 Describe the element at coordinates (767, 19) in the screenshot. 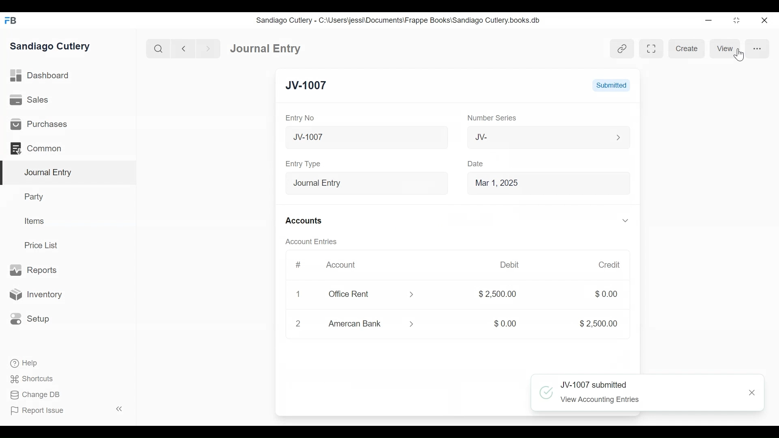

I see `close` at that location.